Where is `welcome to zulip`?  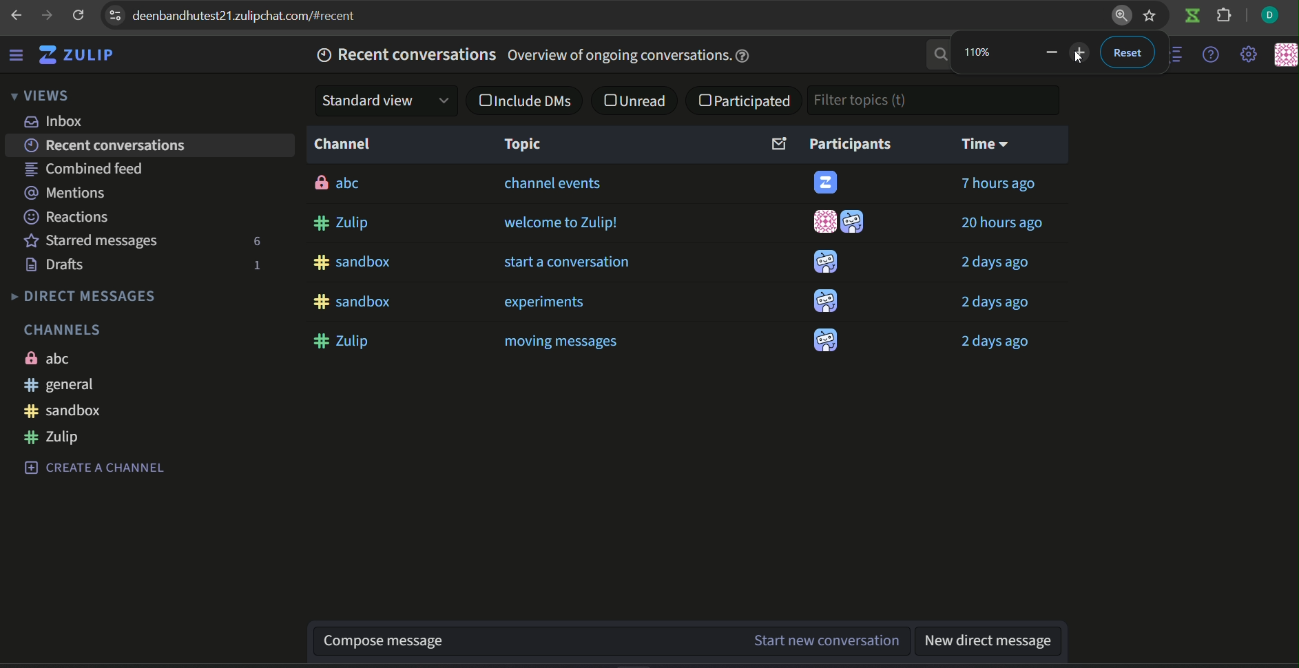 welcome to zulip is located at coordinates (560, 221).